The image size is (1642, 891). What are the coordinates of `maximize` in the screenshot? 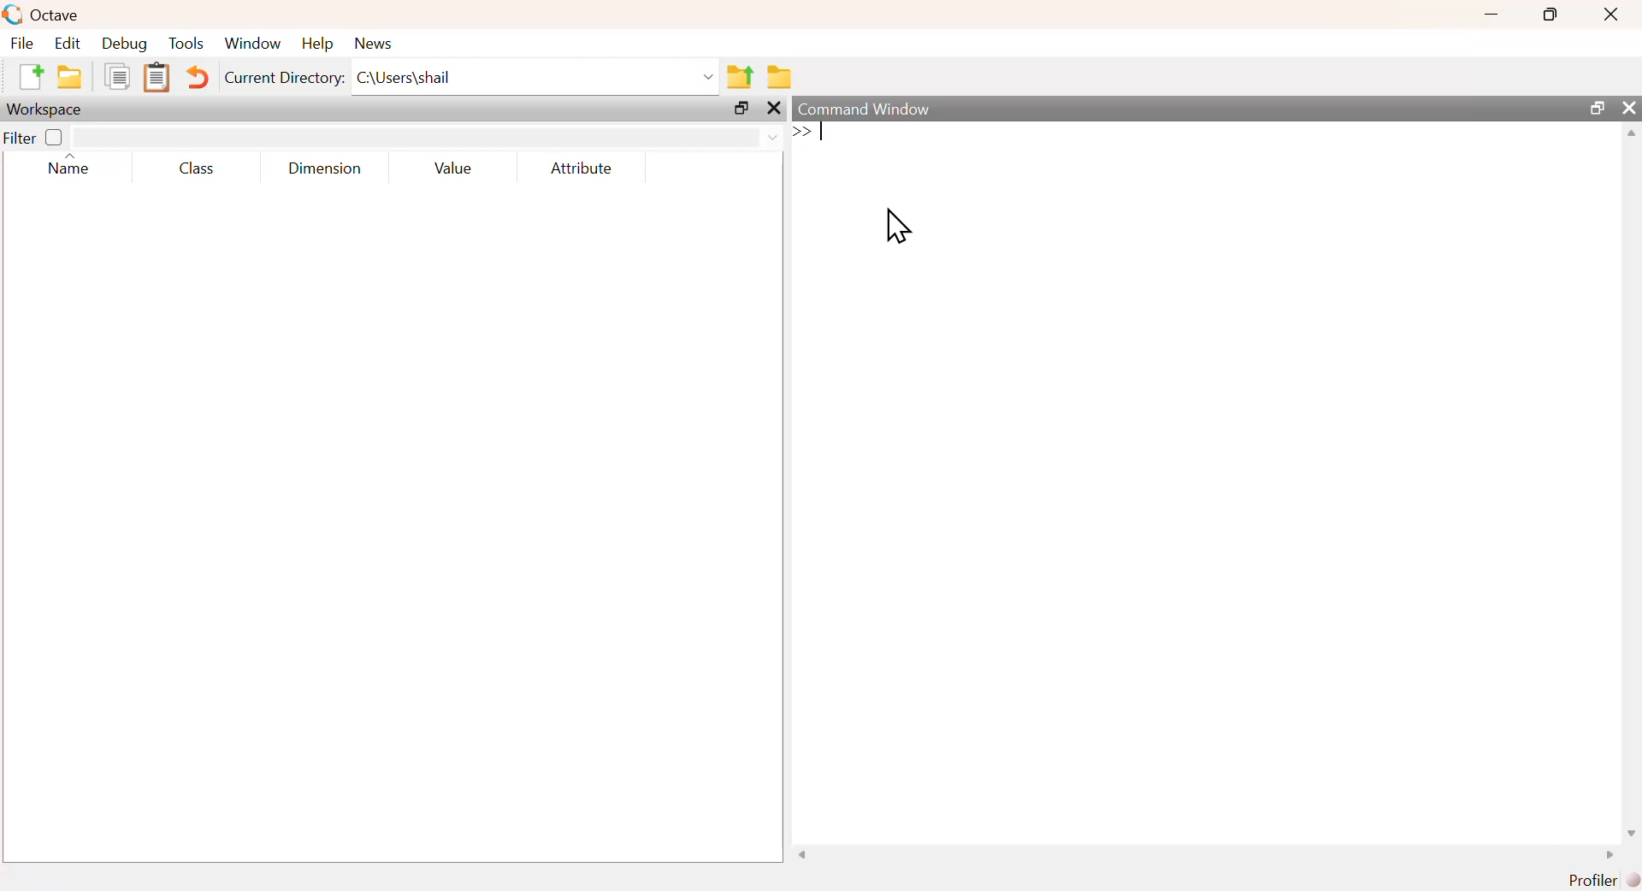 It's located at (1595, 107).